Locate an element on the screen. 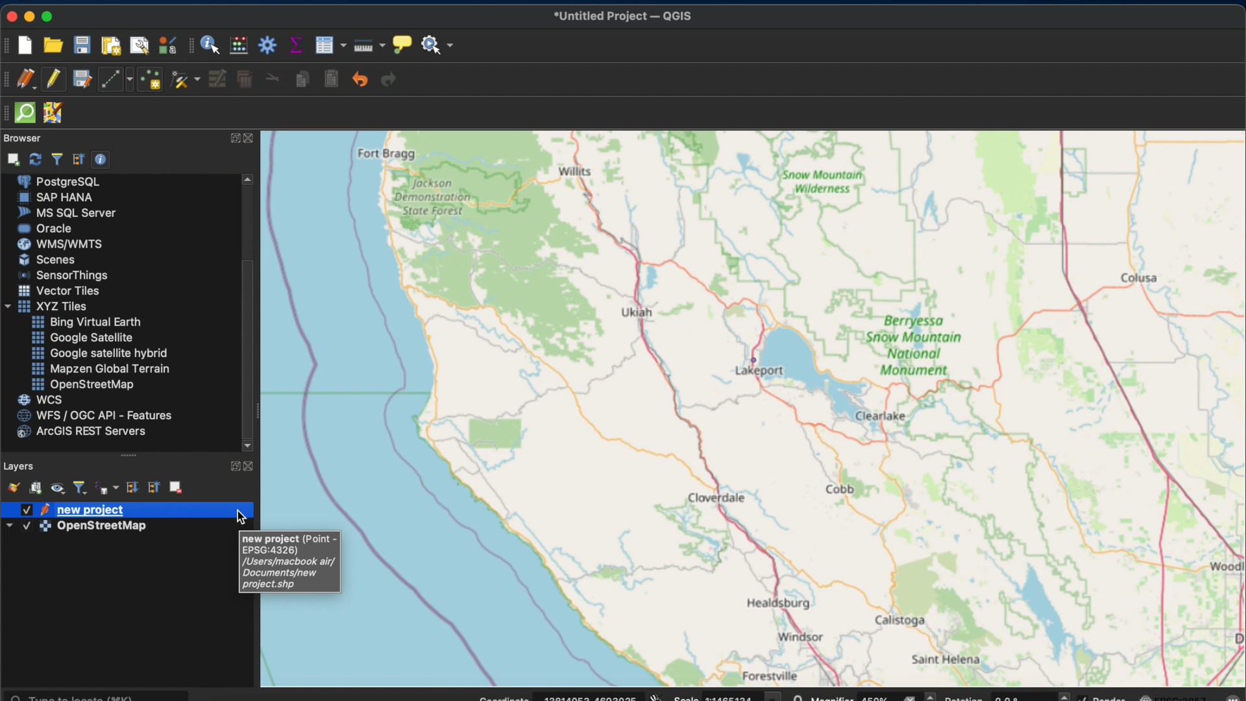  new project is located at coordinates (29, 46).